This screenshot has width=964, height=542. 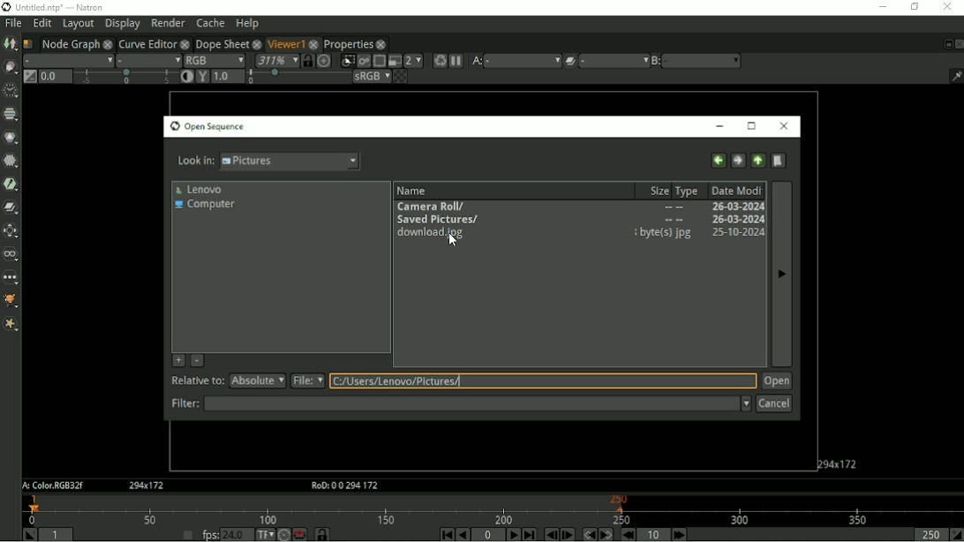 I want to click on A, so click(x=477, y=61).